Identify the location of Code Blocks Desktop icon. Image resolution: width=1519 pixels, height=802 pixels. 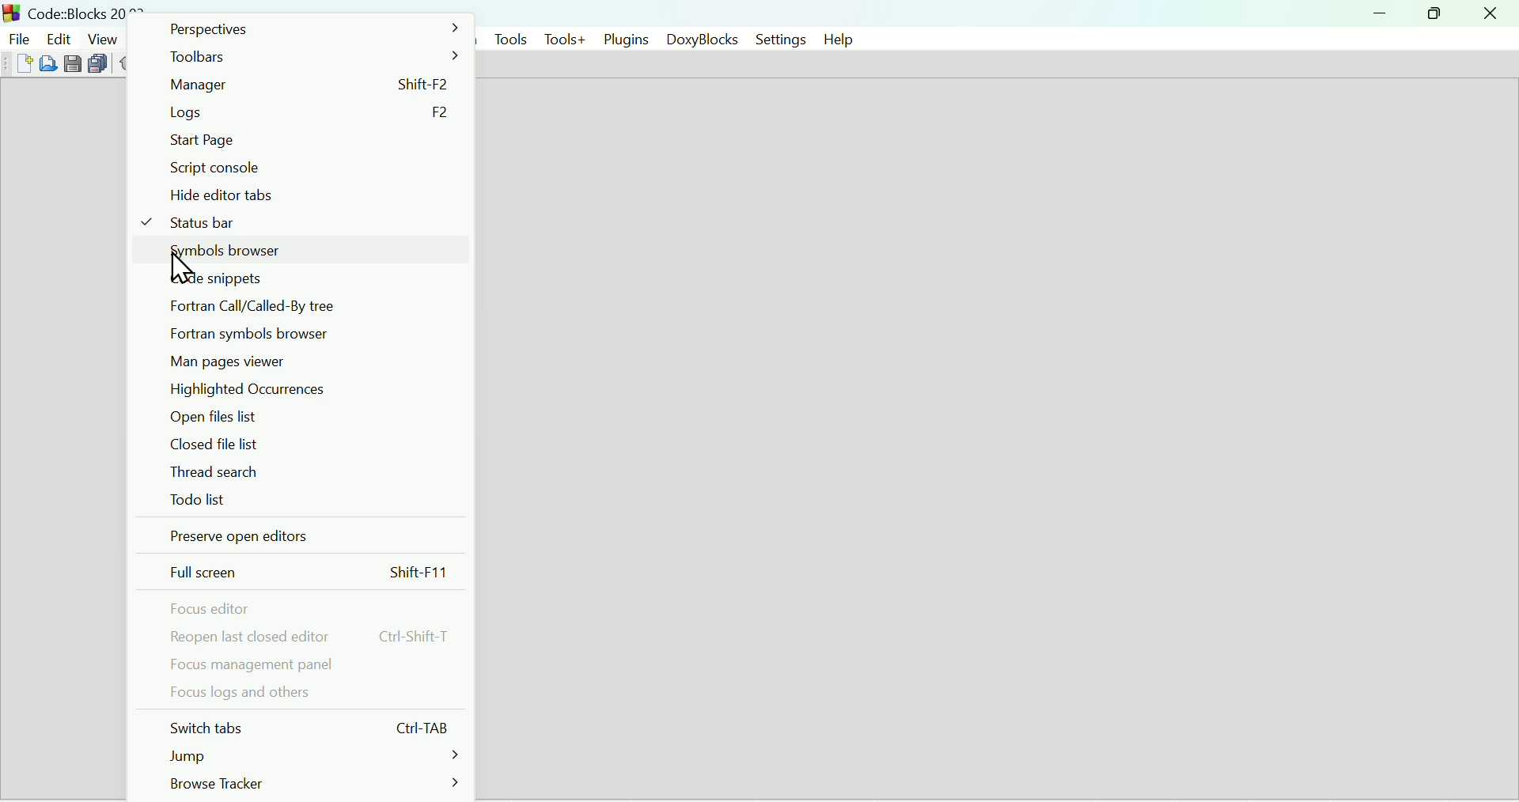
(13, 12).